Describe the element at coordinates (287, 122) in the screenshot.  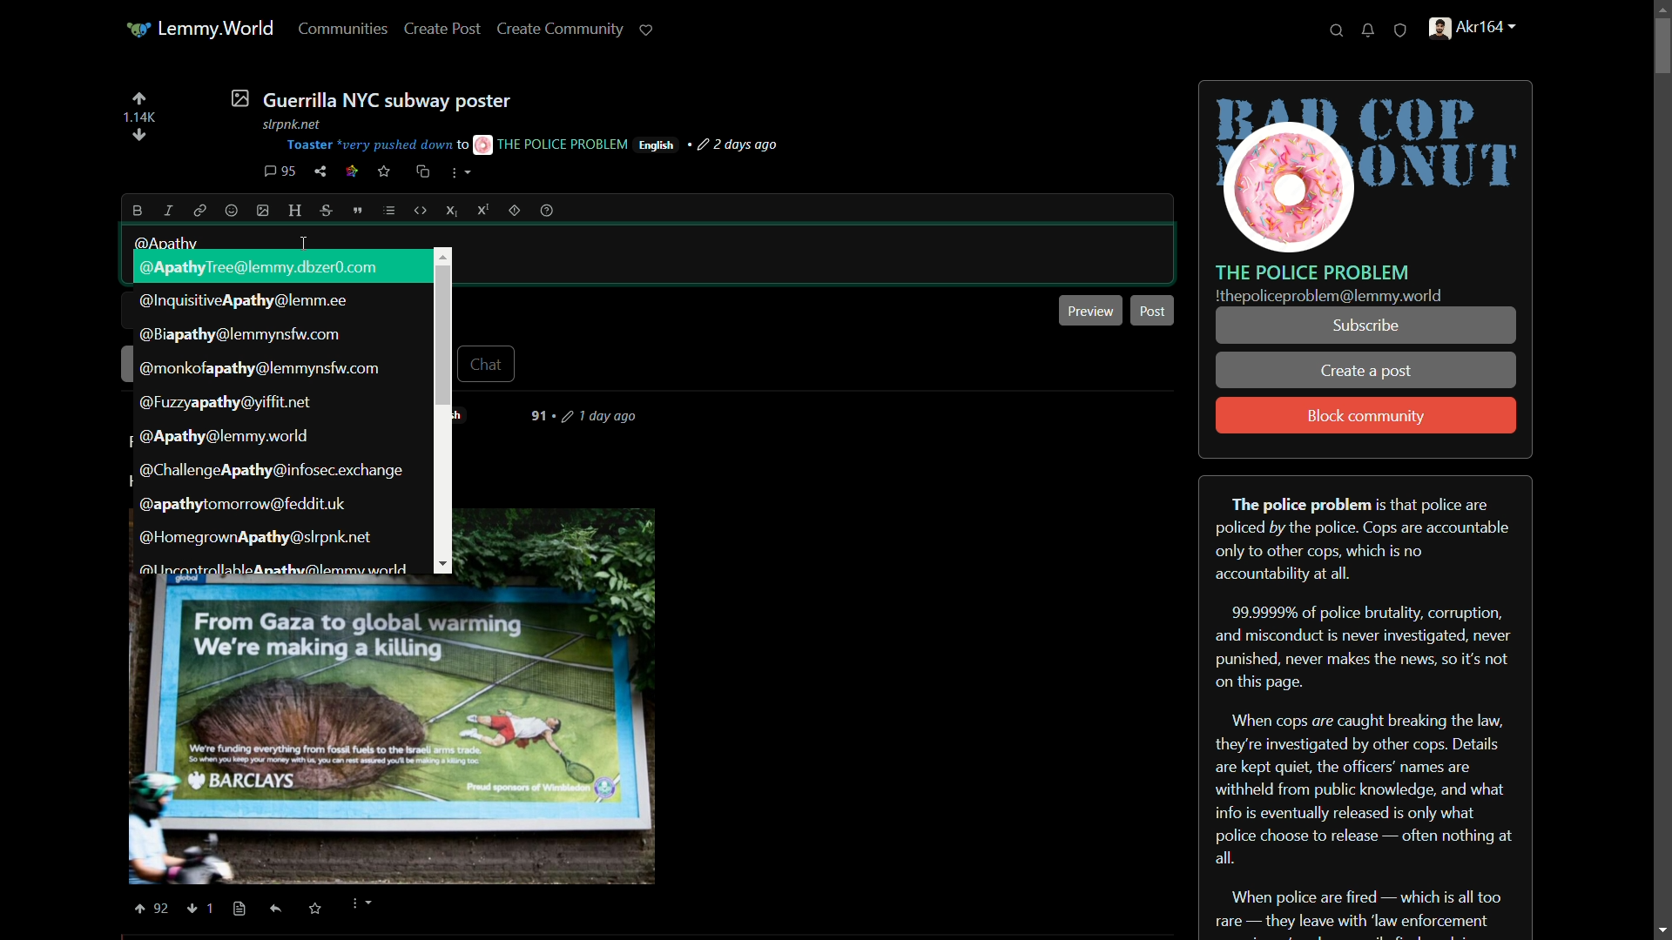
I see `stpnk net` at that location.